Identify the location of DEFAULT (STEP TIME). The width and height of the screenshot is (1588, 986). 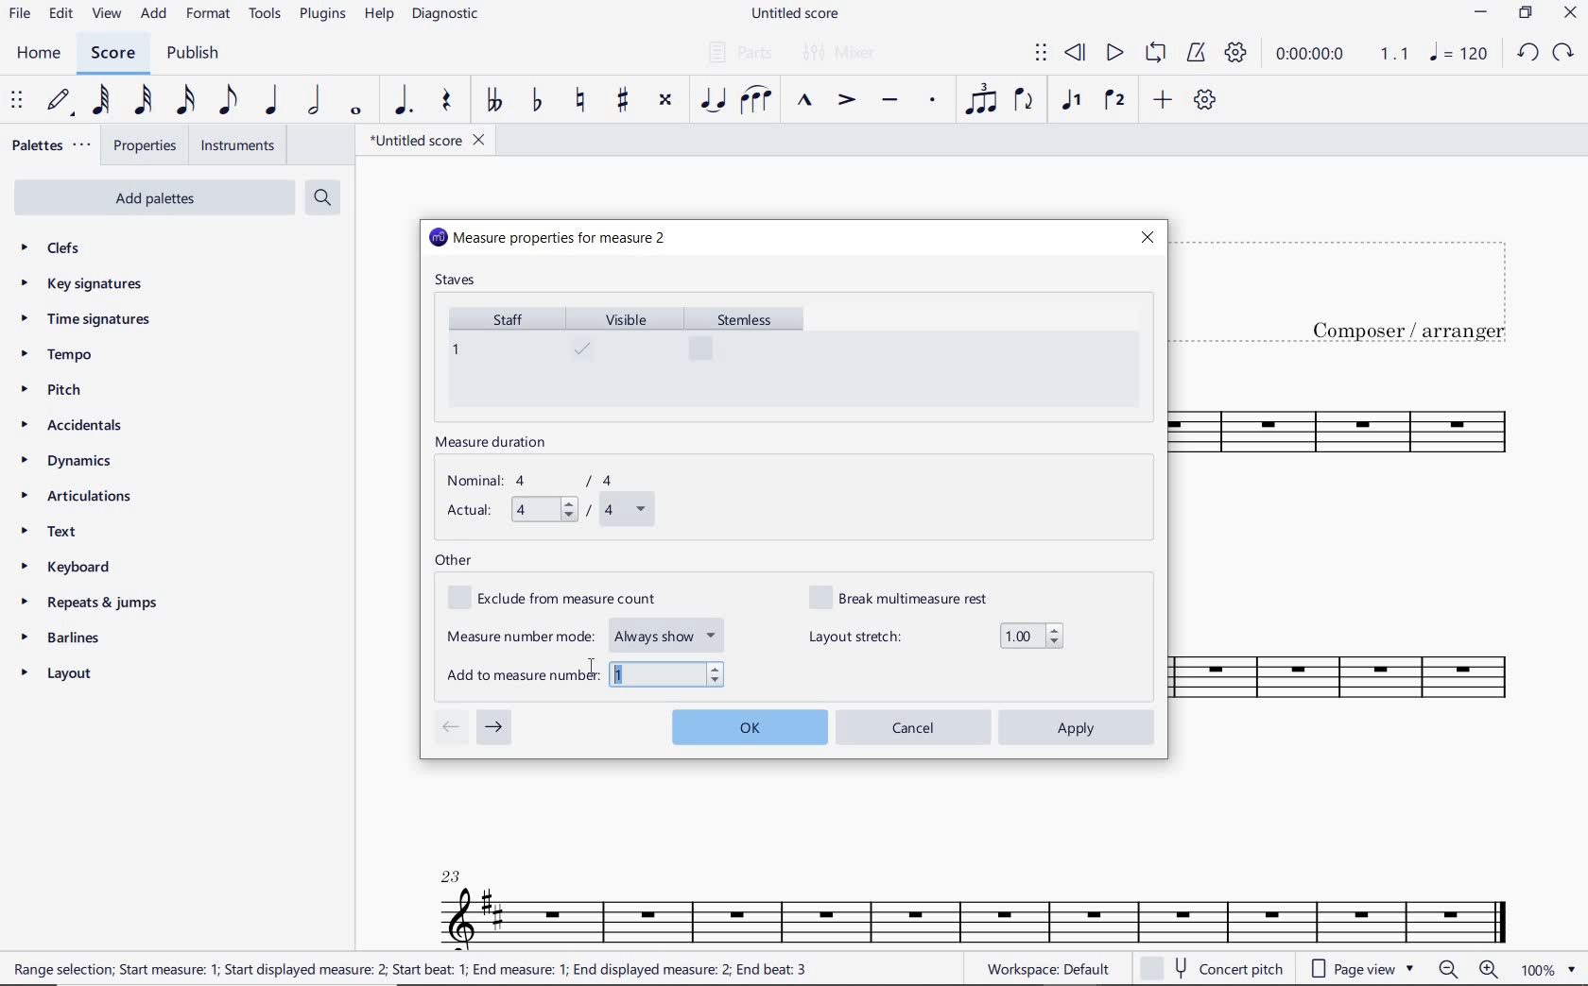
(61, 101).